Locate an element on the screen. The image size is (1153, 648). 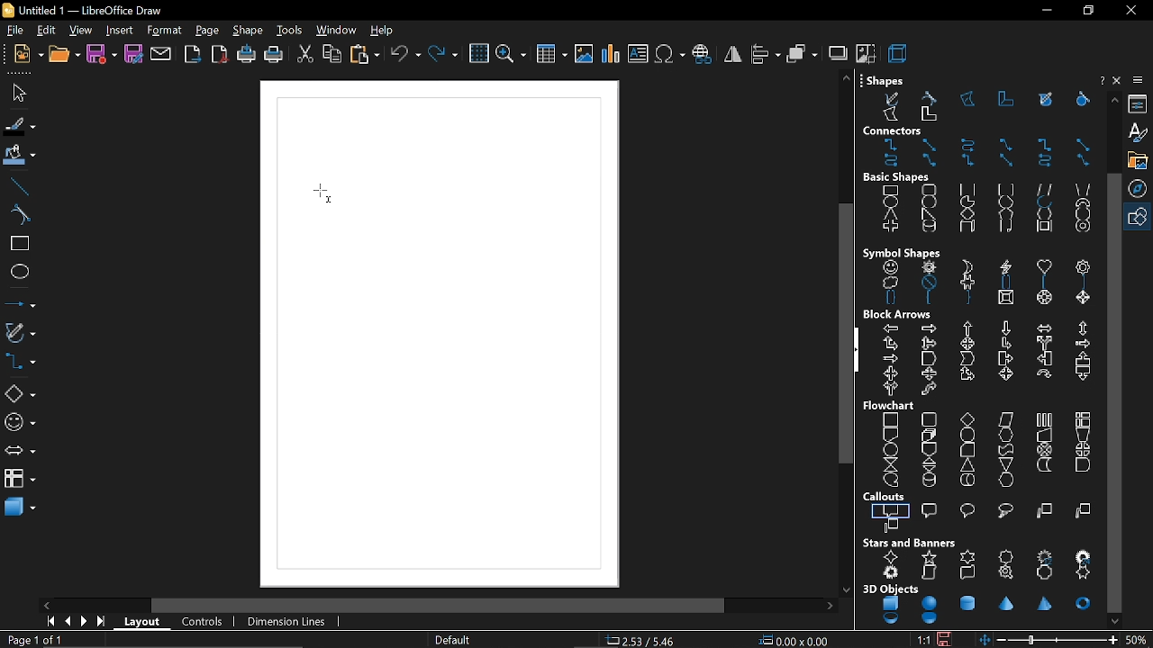
folded corner is located at coordinates (1003, 228).